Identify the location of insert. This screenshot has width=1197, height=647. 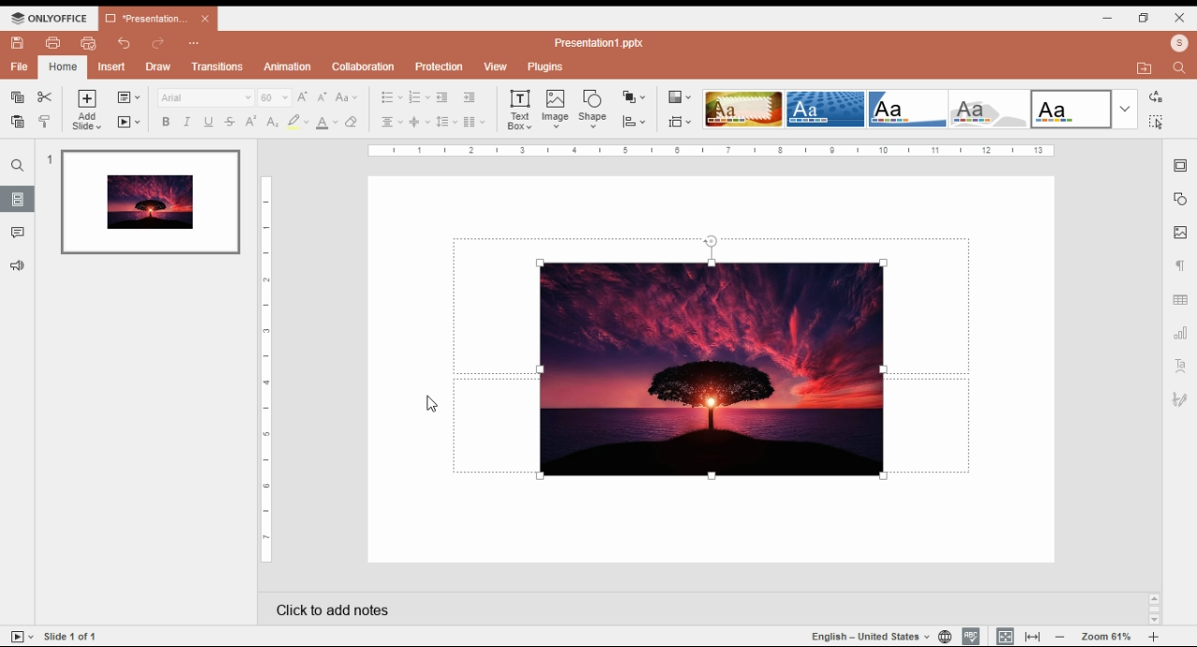
(112, 66).